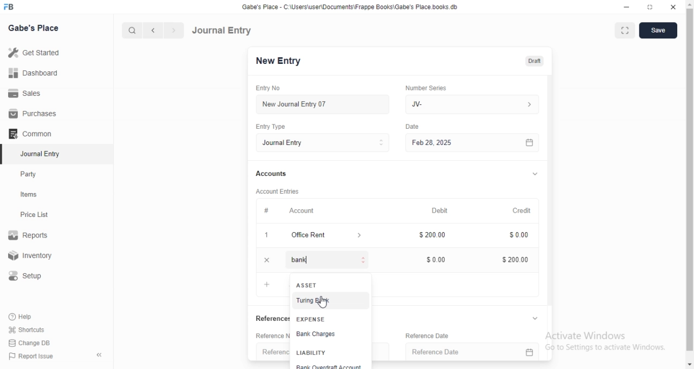  What do you see at coordinates (292, 211) in the screenshot?
I see `# Account` at bounding box center [292, 211].